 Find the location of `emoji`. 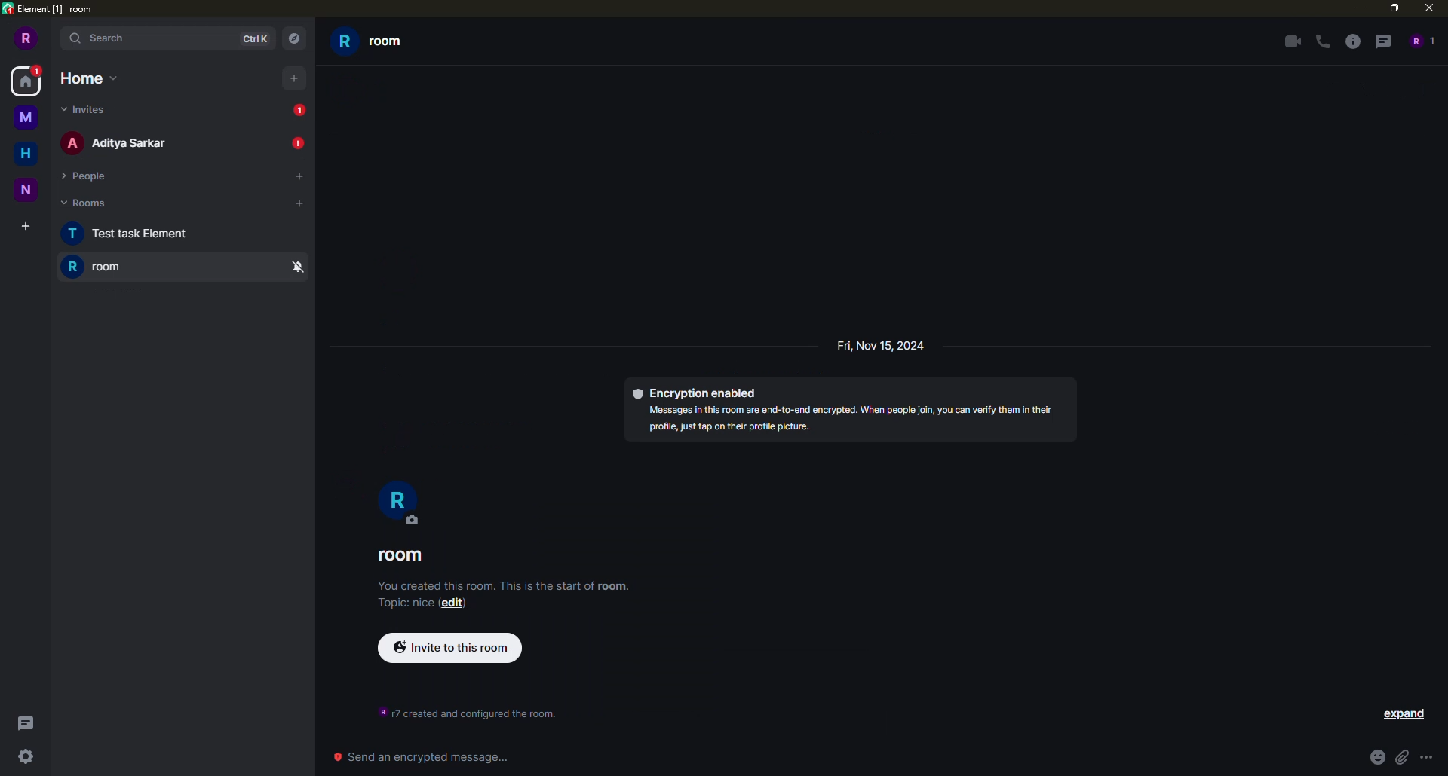

emoji is located at coordinates (1375, 760).